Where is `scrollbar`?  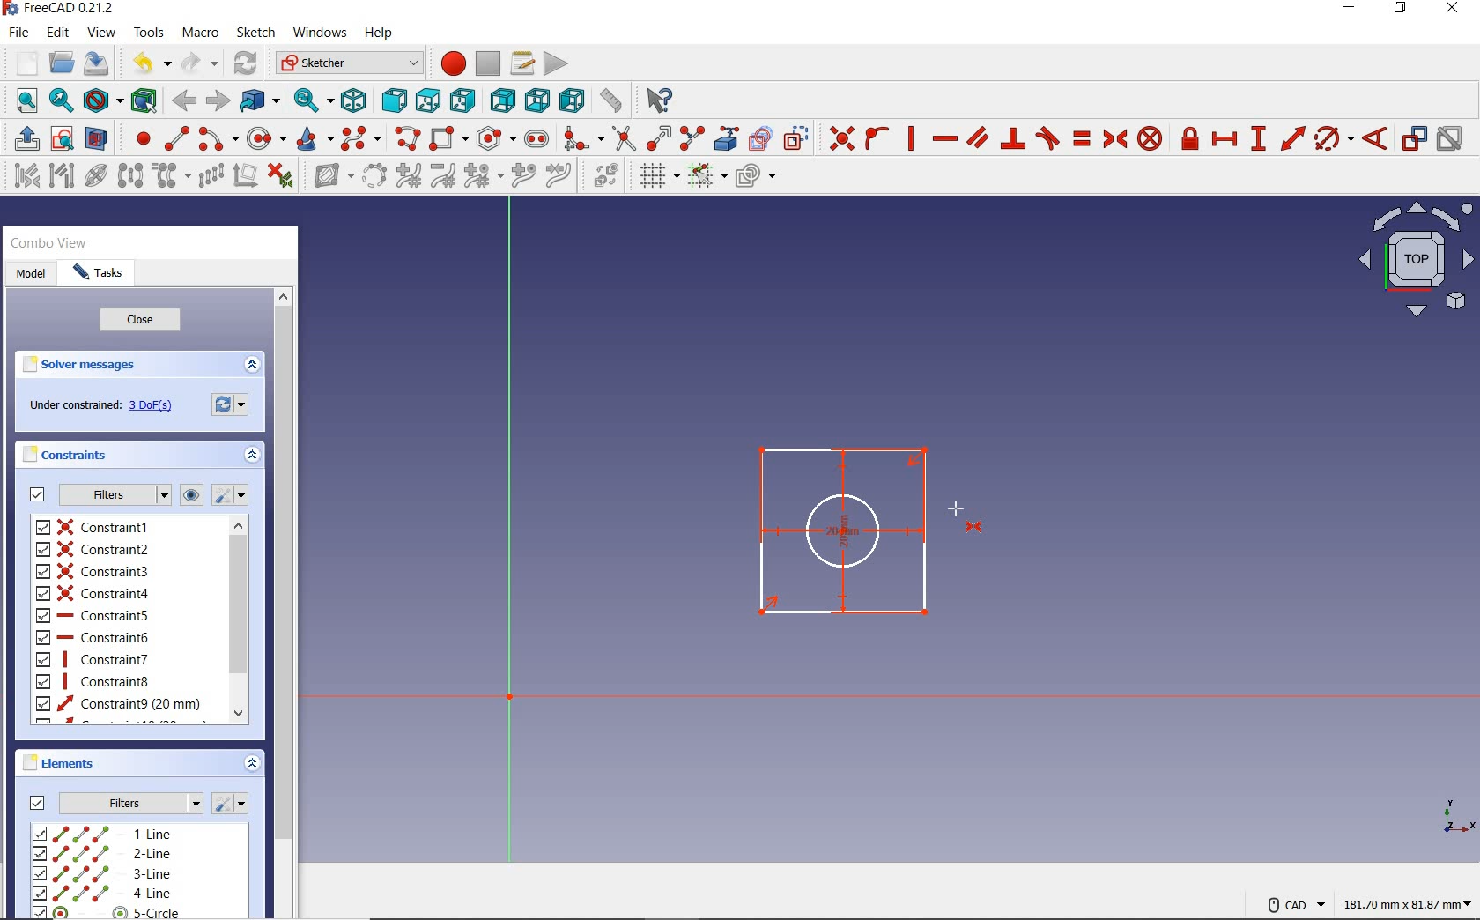 scrollbar is located at coordinates (284, 612).